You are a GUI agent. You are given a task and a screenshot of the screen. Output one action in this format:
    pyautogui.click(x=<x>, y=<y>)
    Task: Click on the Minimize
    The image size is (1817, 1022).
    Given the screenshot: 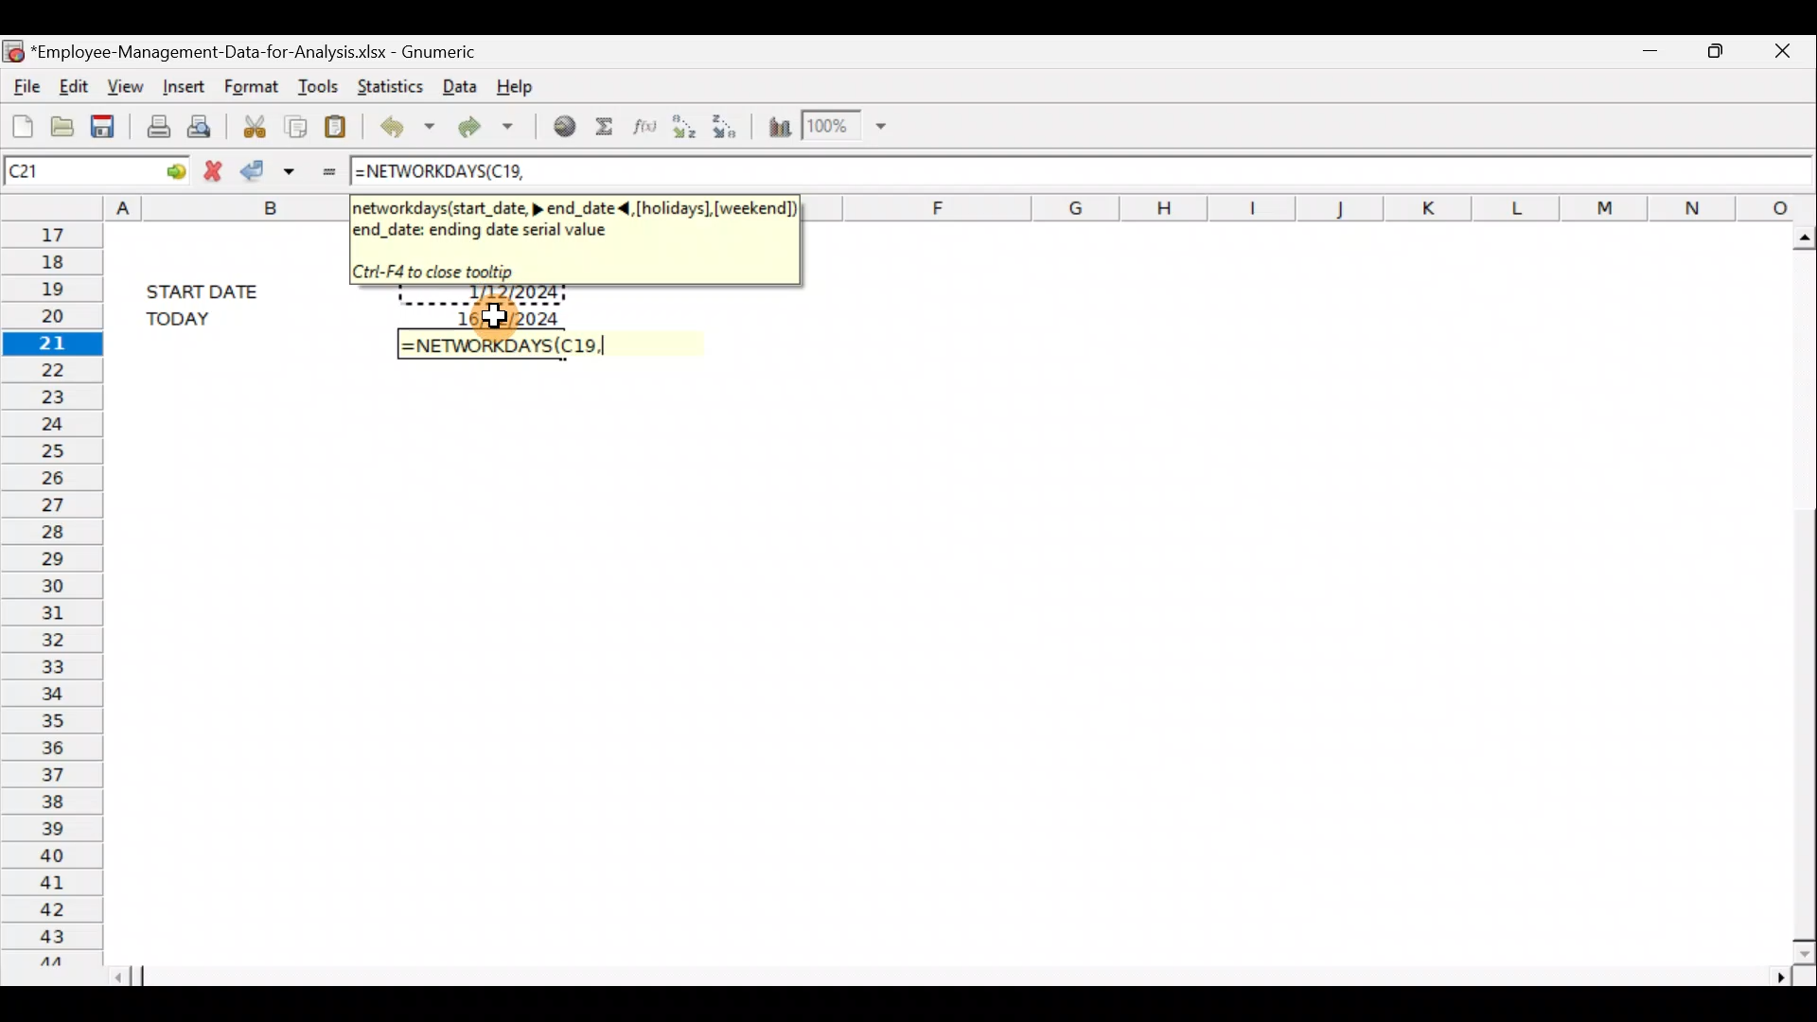 What is the action you would take?
    pyautogui.click(x=1651, y=55)
    